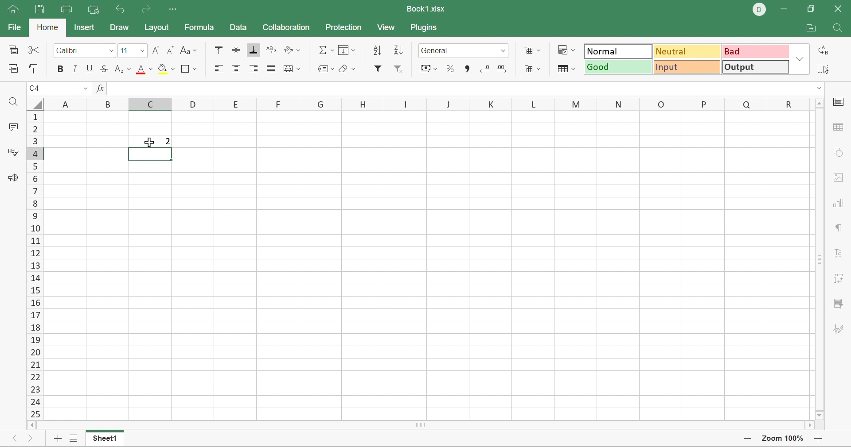 The width and height of the screenshot is (851, 447). What do you see at coordinates (105, 70) in the screenshot?
I see `Strikethrough` at bounding box center [105, 70].